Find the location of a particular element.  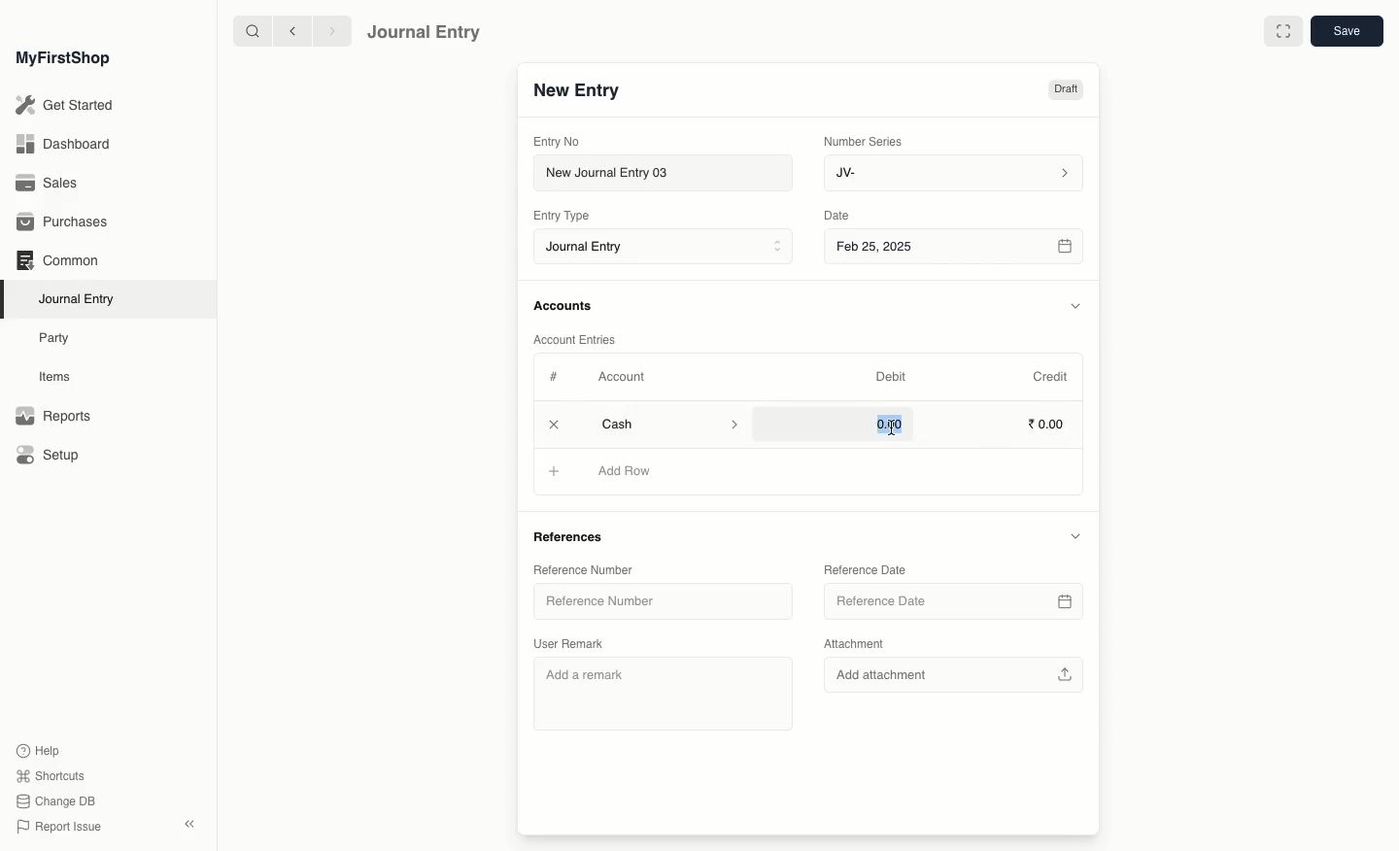

save is located at coordinates (1346, 32).